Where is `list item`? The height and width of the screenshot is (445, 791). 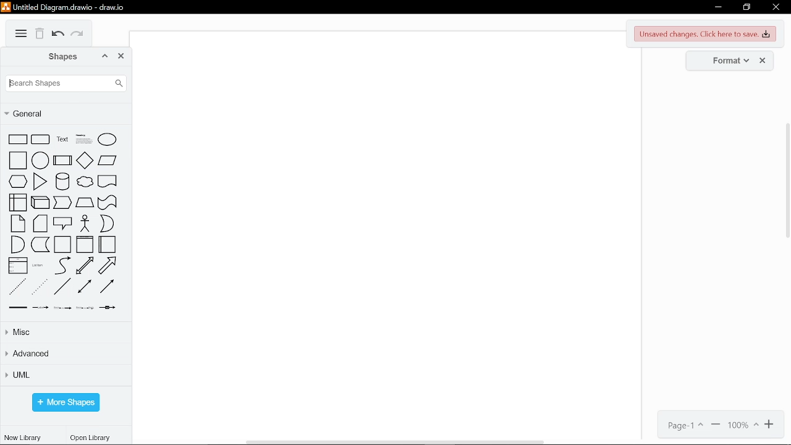
list item is located at coordinates (39, 268).